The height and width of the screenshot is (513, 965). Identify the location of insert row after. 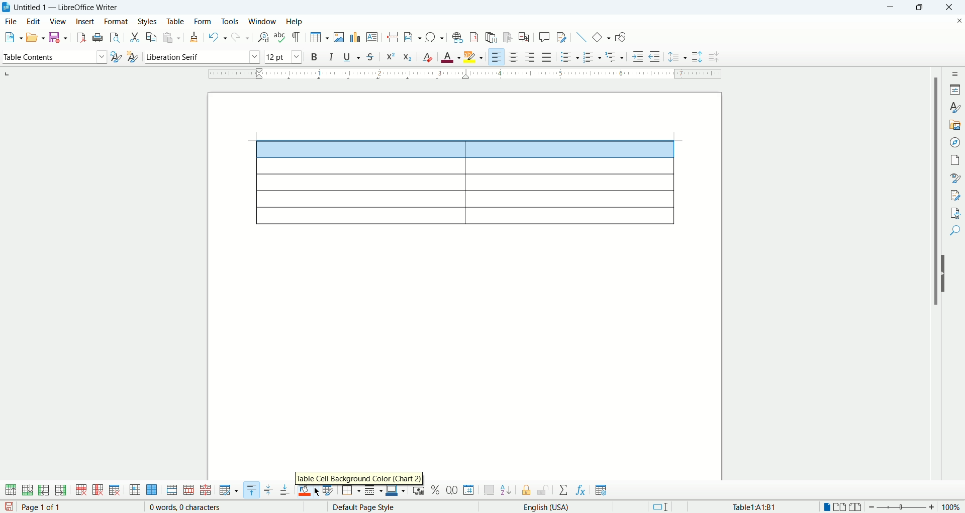
(61, 490).